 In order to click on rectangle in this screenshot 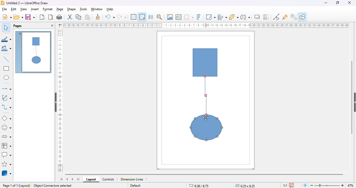, I will do `click(7, 68)`.